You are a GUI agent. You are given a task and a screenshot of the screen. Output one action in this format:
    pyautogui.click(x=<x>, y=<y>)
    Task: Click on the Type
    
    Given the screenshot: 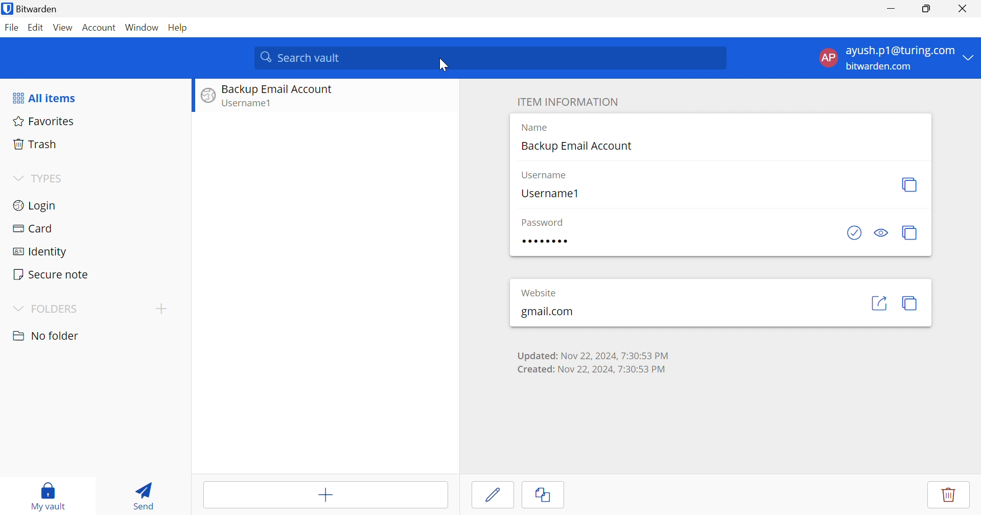 What is the action you would take?
    pyautogui.click(x=529, y=128)
    